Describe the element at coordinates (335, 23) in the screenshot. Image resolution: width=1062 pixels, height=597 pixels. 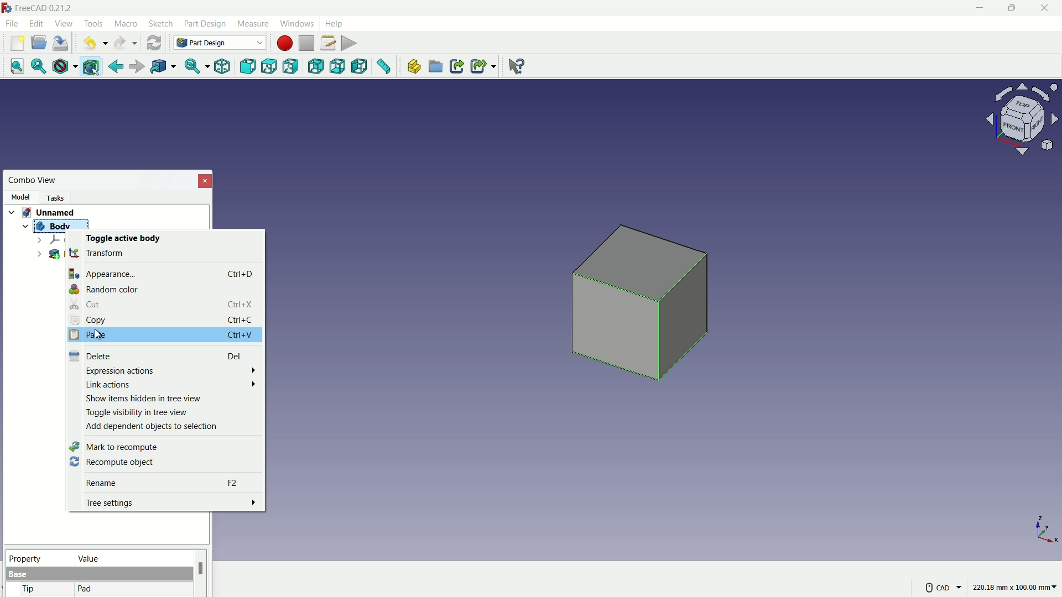
I see `help` at that location.